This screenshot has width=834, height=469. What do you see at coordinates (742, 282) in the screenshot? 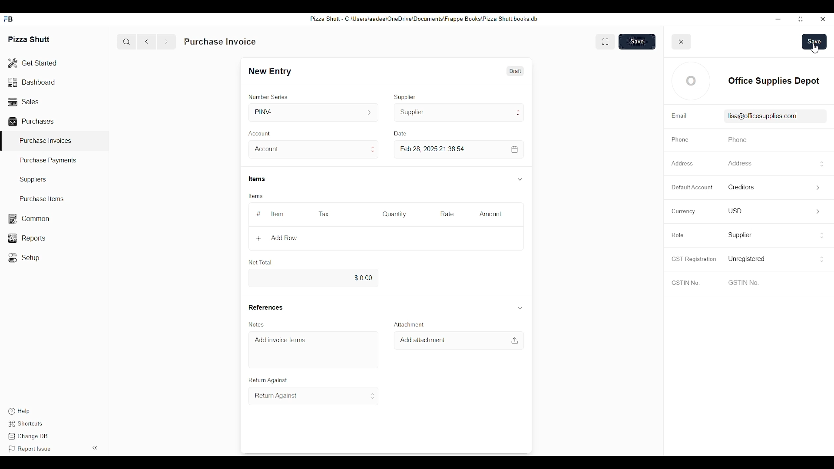
I see `GSTIN No` at bounding box center [742, 282].